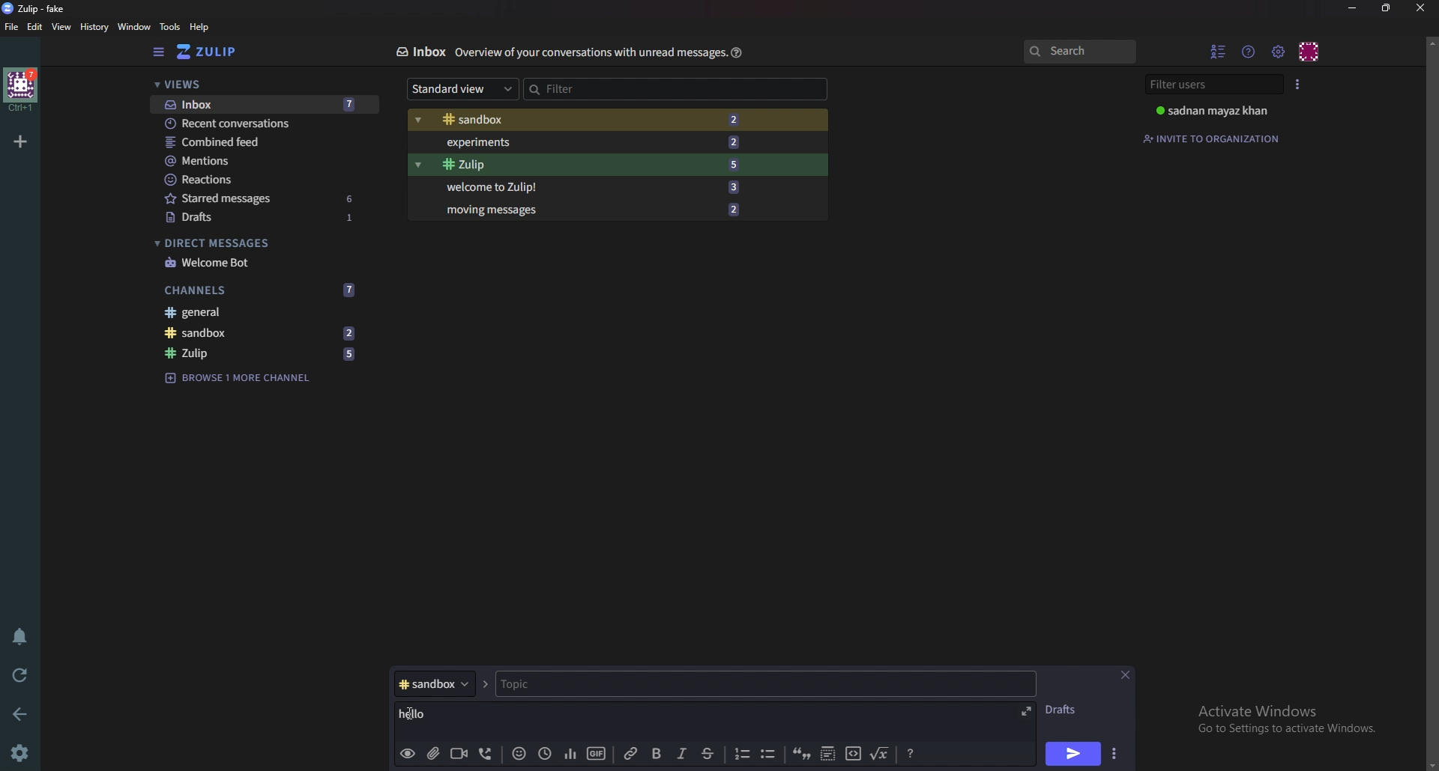 This screenshot has height=771, width=1439. I want to click on 2 , so click(737, 119).